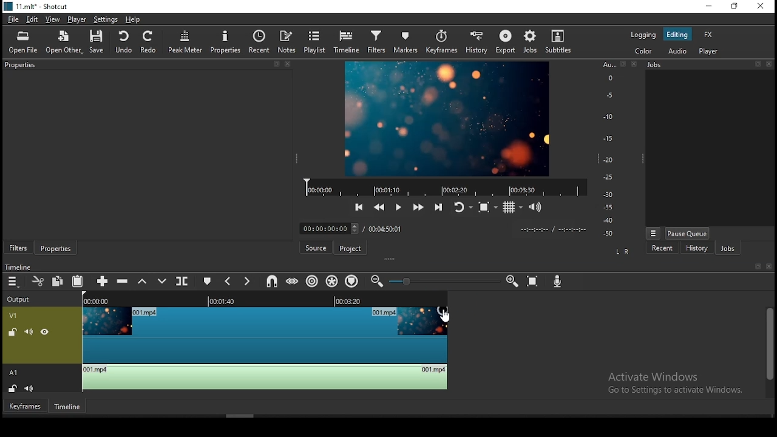  What do you see at coordinates (536, 208) in the screenshot?
I see `show volume control` at bounding box center [536, 208].